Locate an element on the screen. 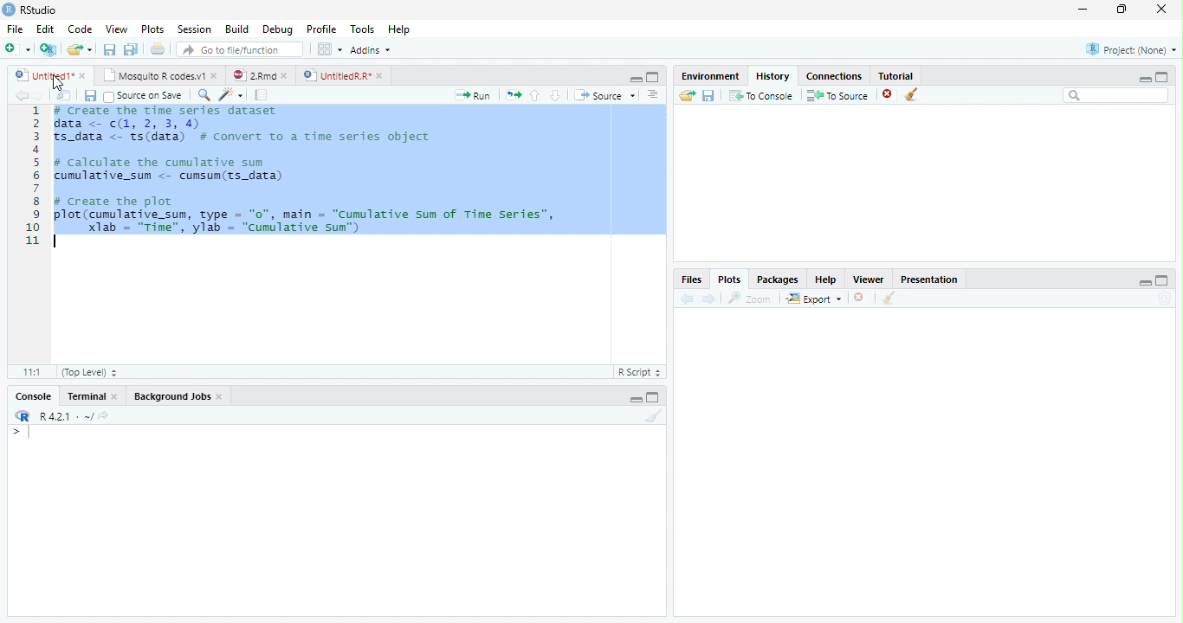 This screenshot has height=623, width=1183. Top level is located at coordinates (90, 373).